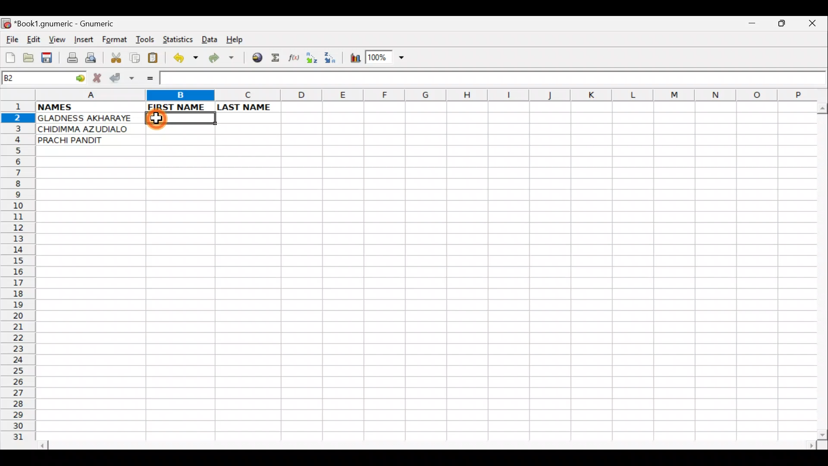 The width and height of the screenshot is (828, 466). I want to click on Formula bar, so click(493, 79).